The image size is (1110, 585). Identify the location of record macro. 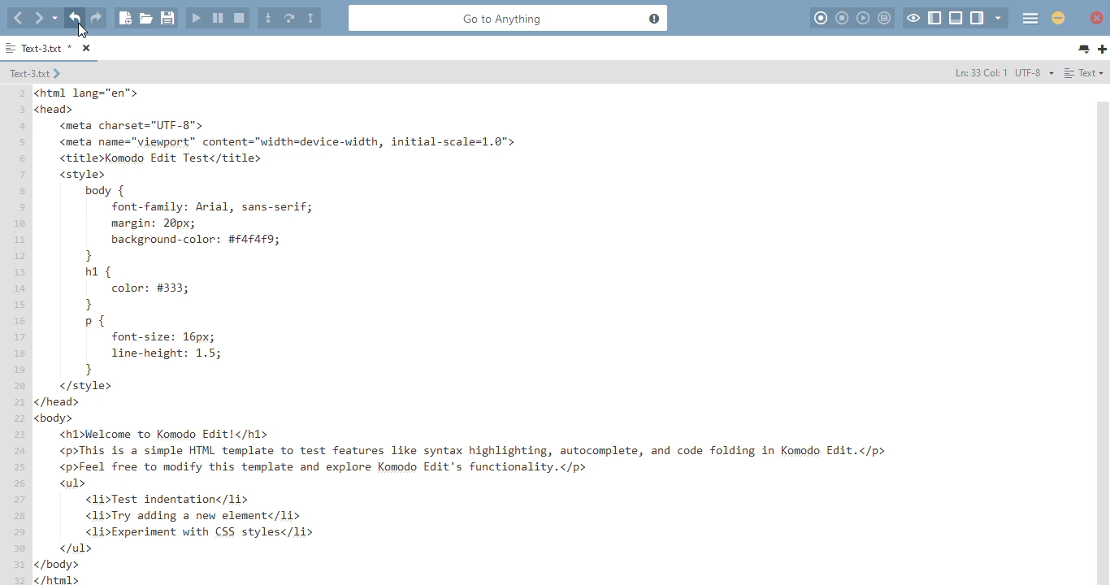
(821, 18).